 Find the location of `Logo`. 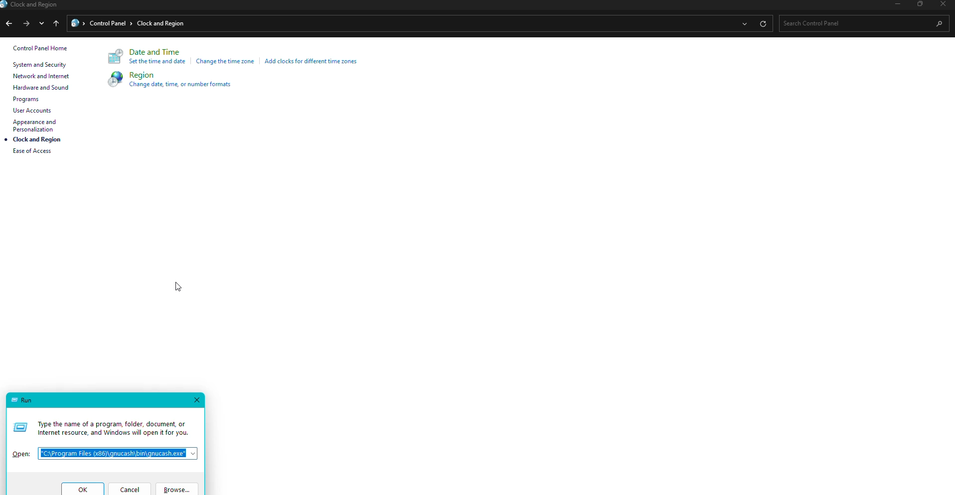

Logo is located at coordinates (115, 58).